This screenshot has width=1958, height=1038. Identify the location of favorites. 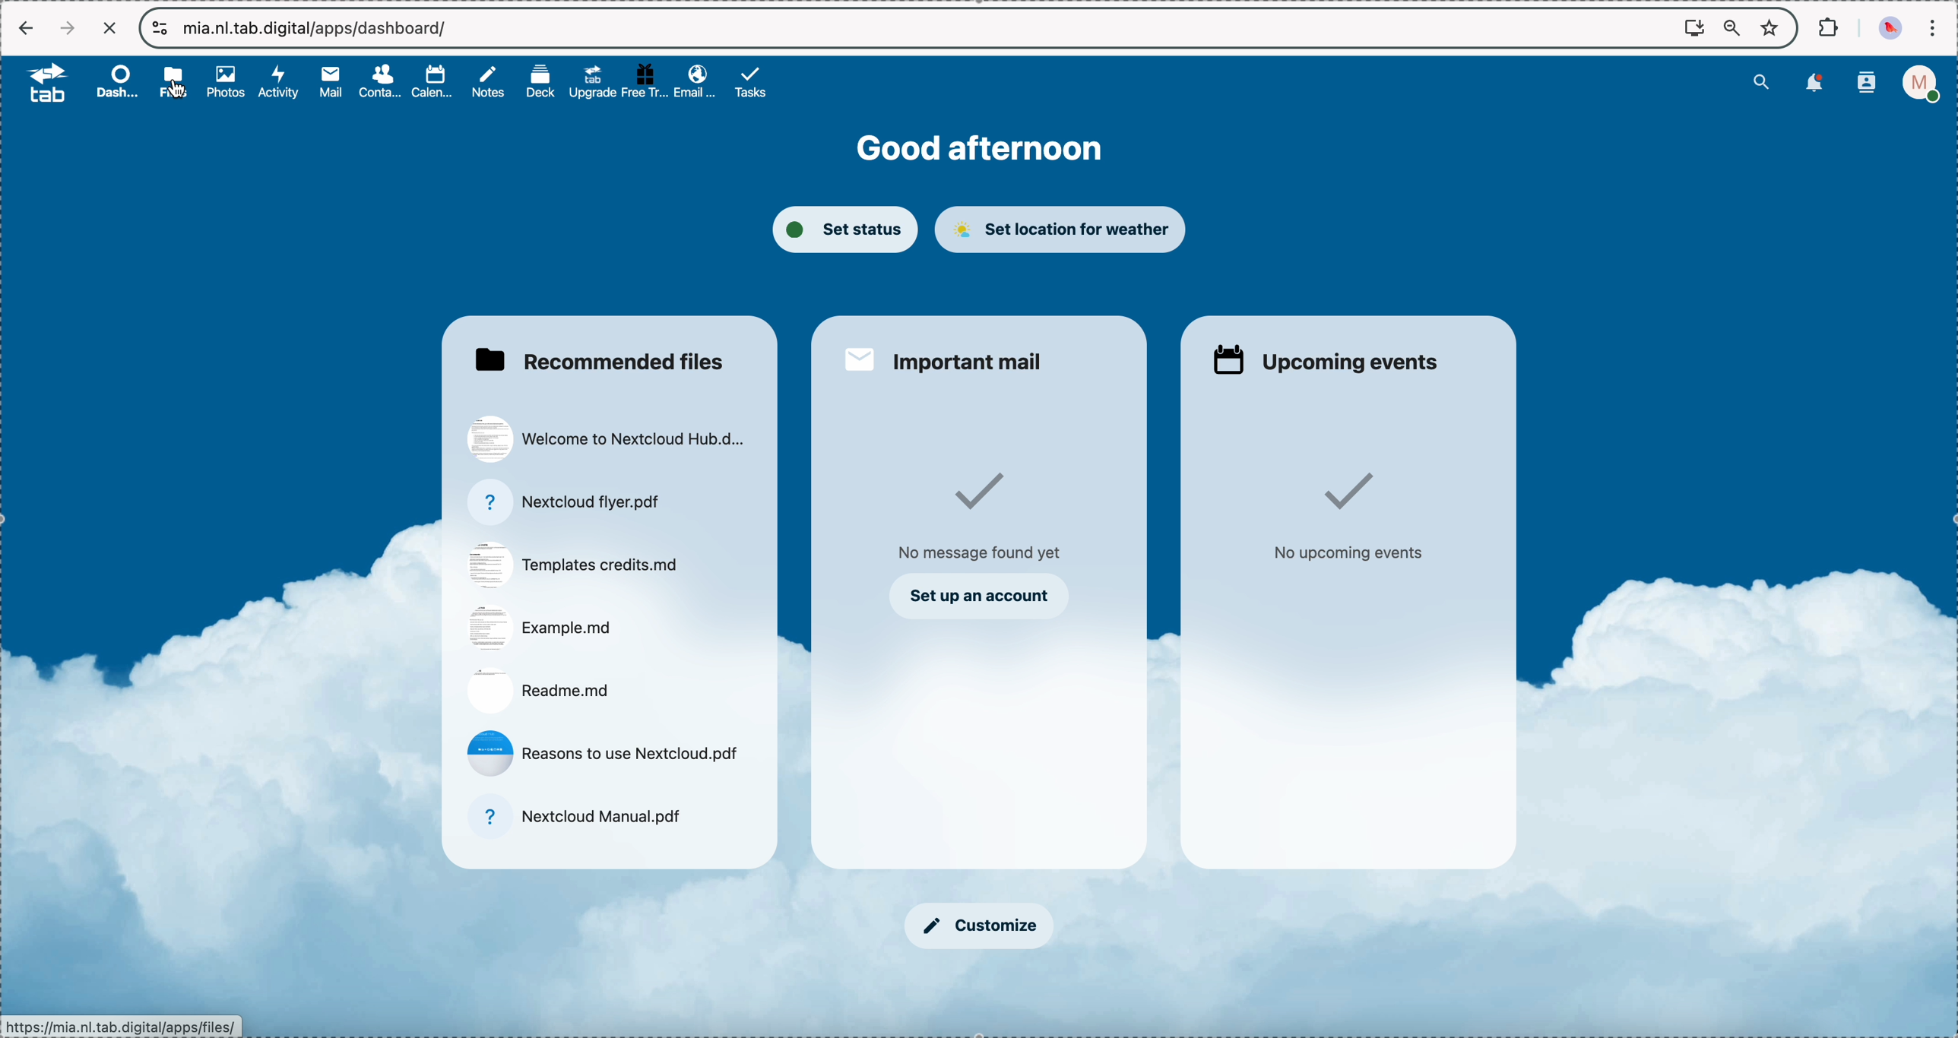
(1773, 27).